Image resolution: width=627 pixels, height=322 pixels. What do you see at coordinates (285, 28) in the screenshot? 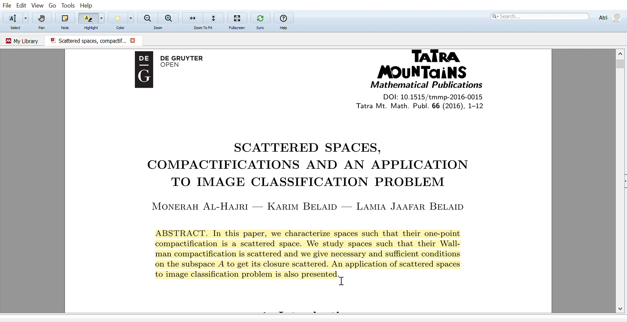
I see `Help` at bounding box center [285, 28].